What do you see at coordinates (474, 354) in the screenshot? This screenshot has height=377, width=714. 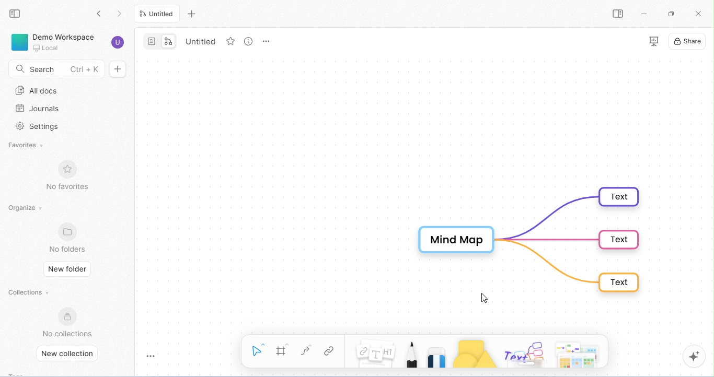 I see `shapes` at bounding box center [474, 354].